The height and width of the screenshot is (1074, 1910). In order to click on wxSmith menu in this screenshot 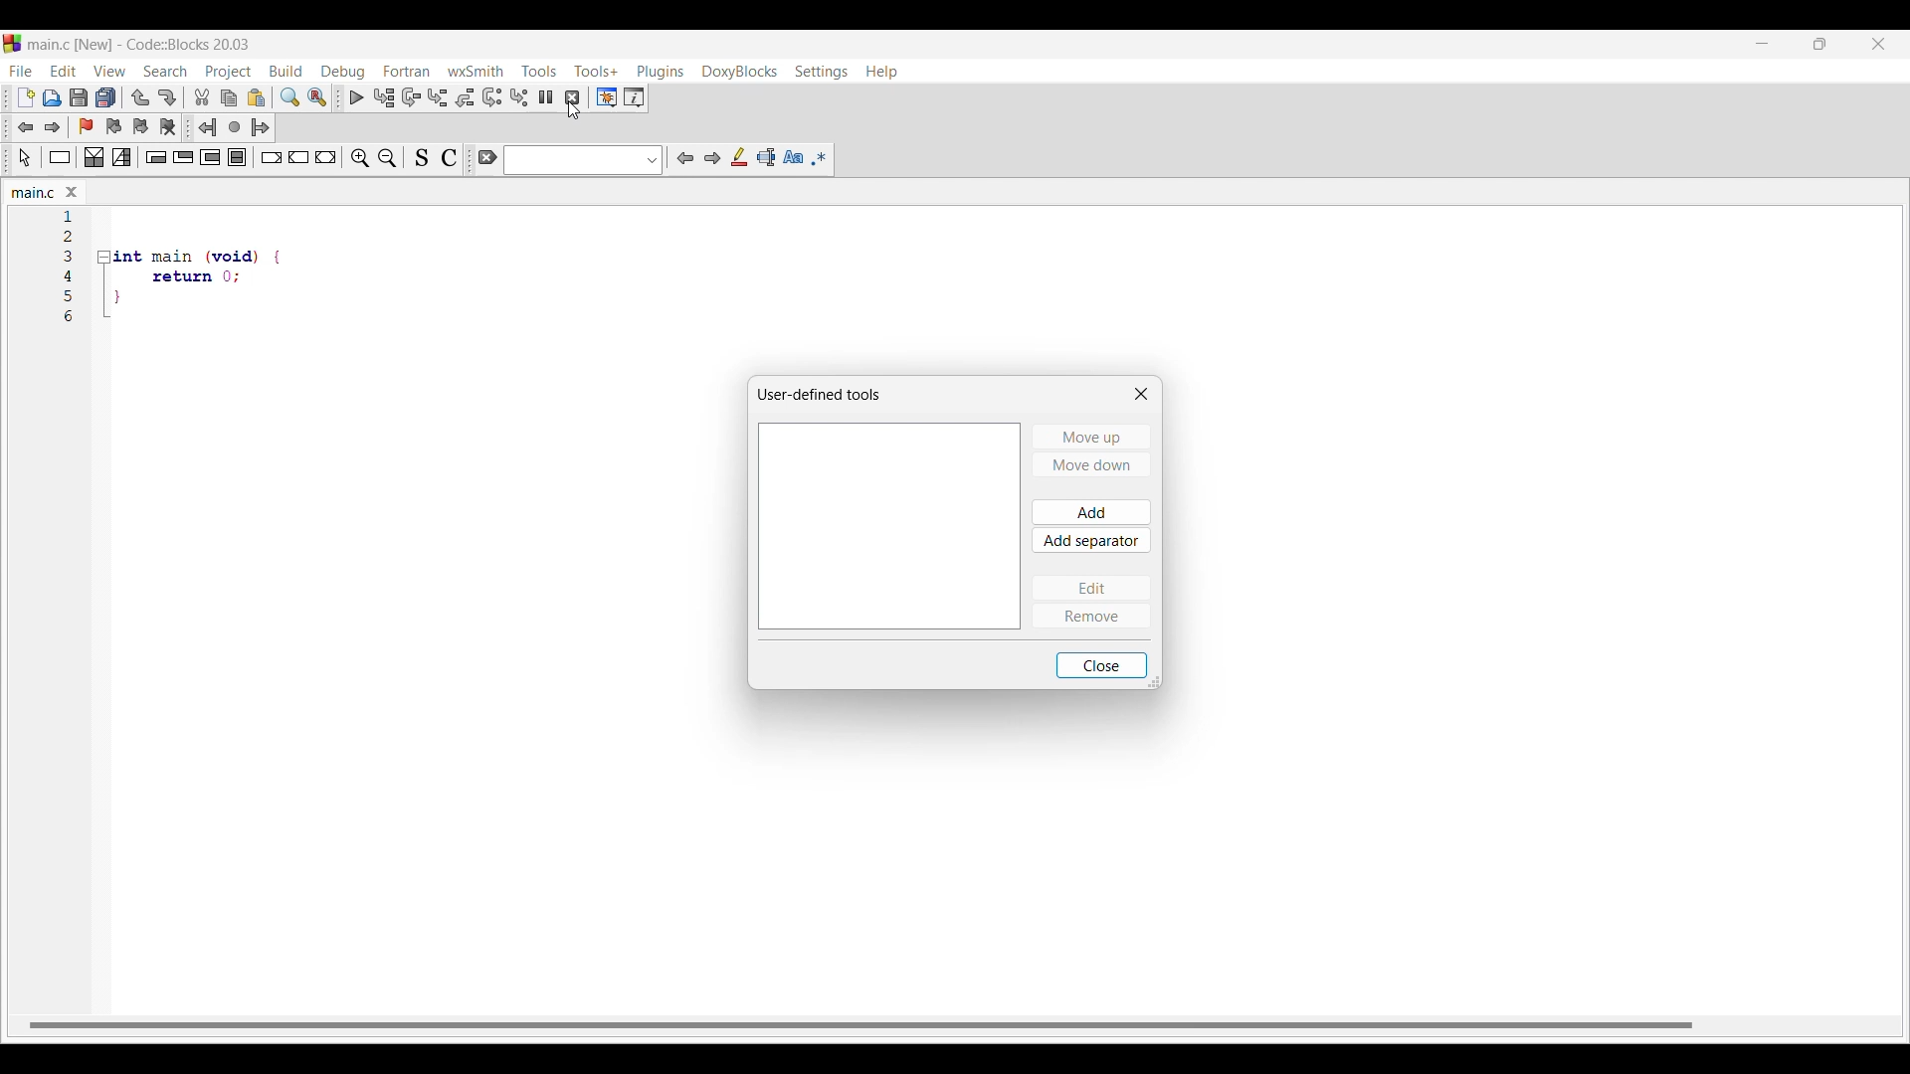, I will do `click(476, 71)`.